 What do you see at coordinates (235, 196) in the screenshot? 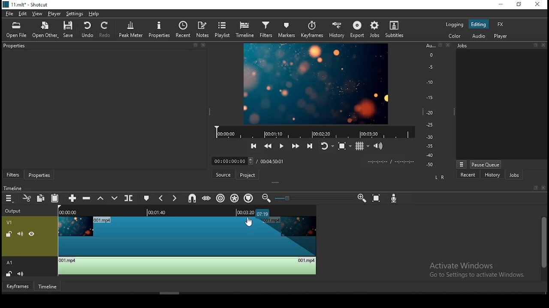
I see `ripple all tracks` at bounding box center [235, 196].